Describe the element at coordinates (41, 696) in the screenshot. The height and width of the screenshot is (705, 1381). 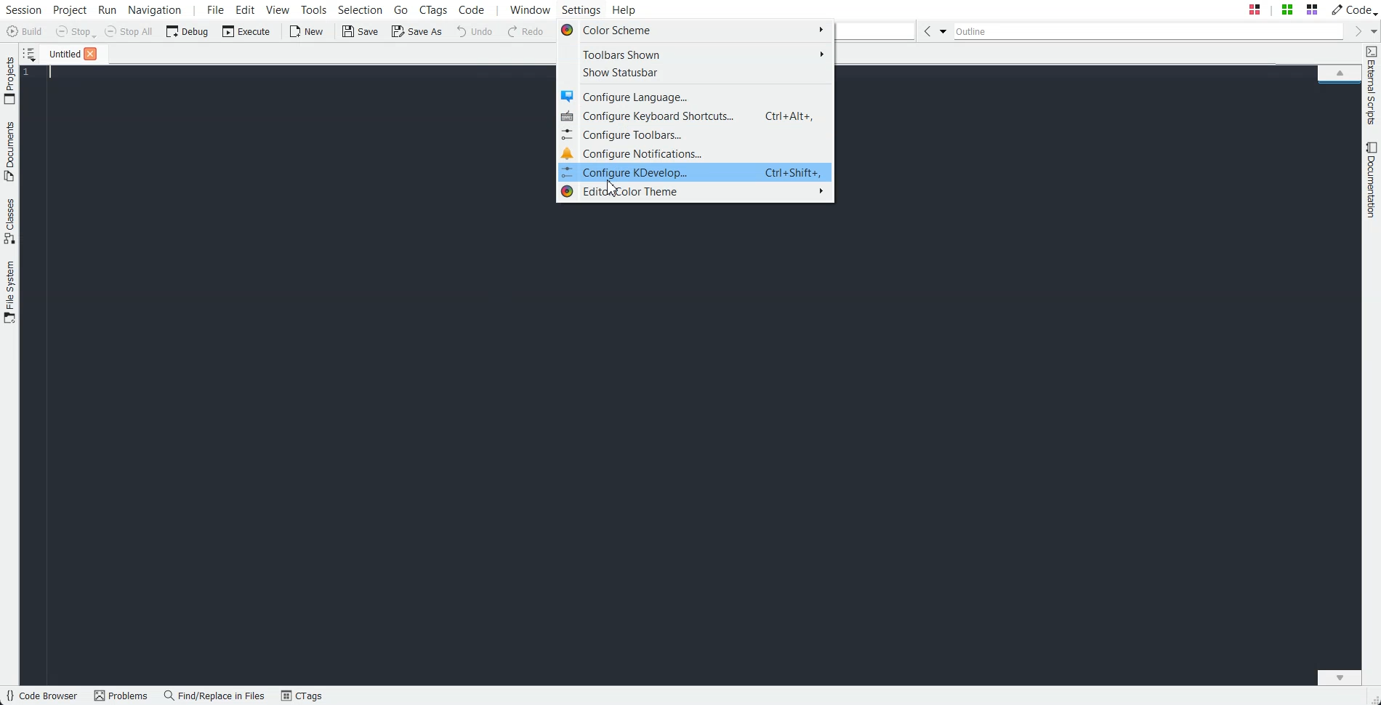
I see `Code Browser` at that location.